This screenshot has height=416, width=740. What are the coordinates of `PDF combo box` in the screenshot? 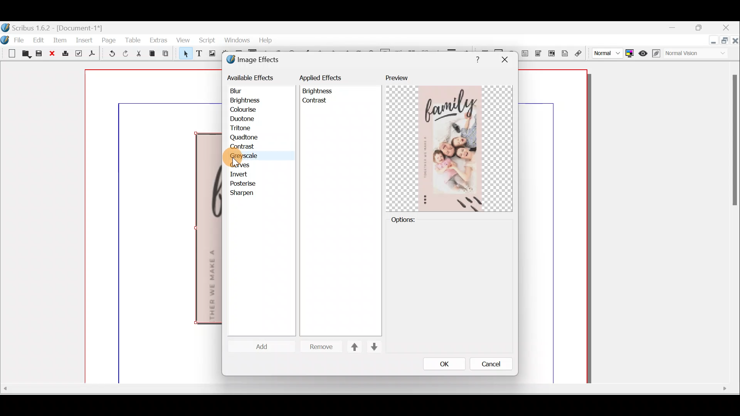 It's located at (539, 56).